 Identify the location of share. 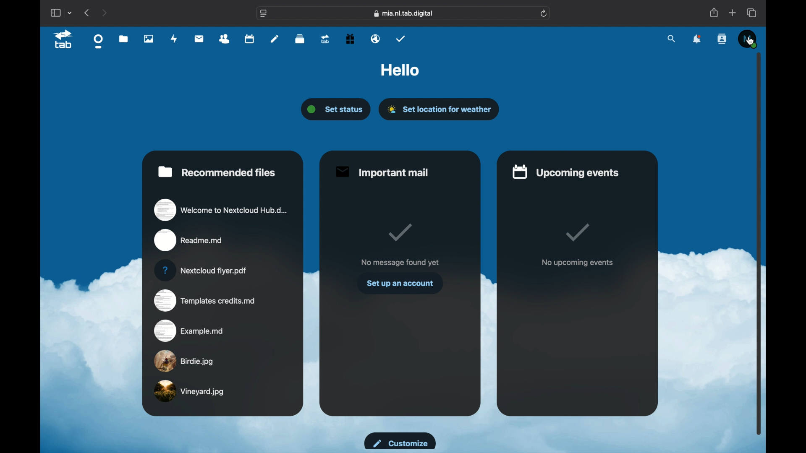
(714, 13).